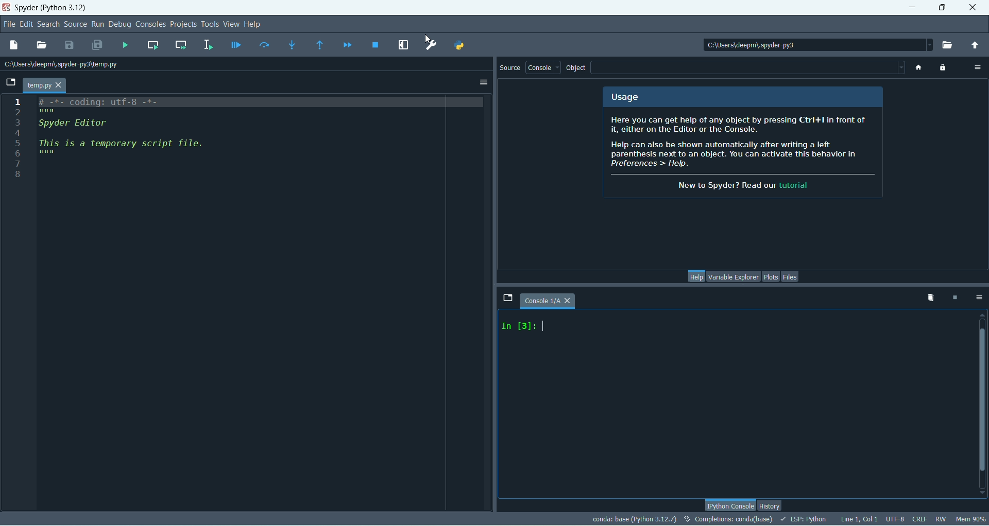  What do you see at coordinates (233, 24) in the screenshot?
I see `view` at bounding box center [233, 24].